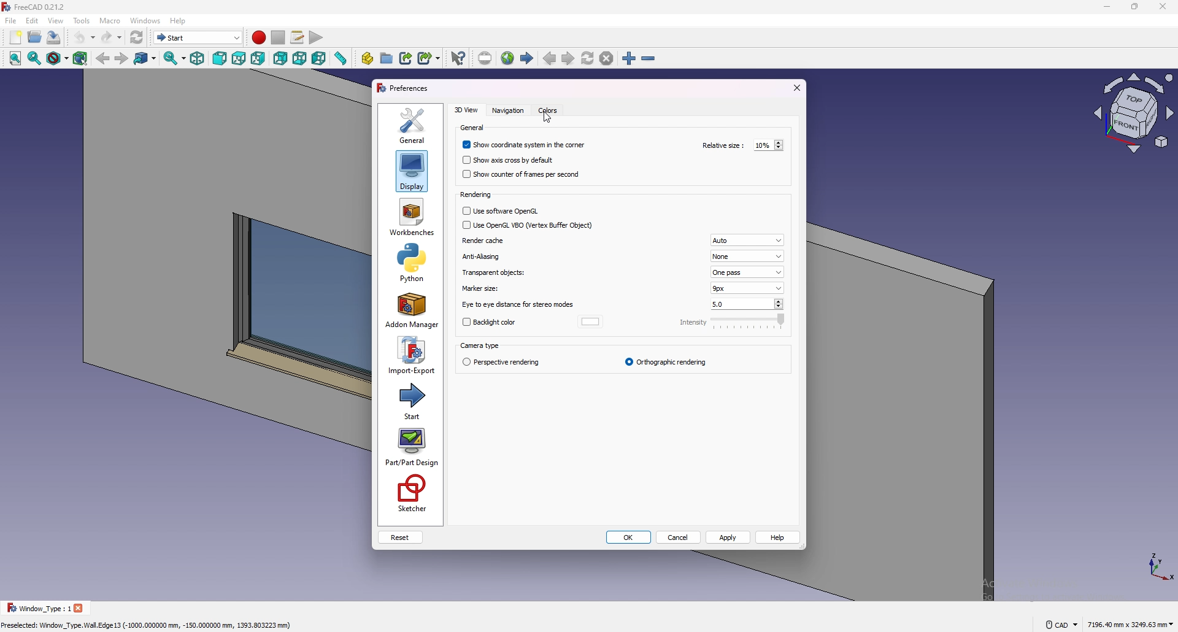  I want to click on relative size: 10%, so click(743, 145).